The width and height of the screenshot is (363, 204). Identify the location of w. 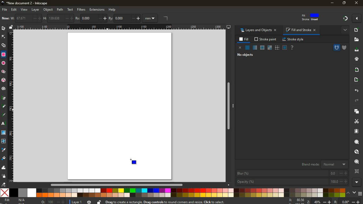
(26, 18).